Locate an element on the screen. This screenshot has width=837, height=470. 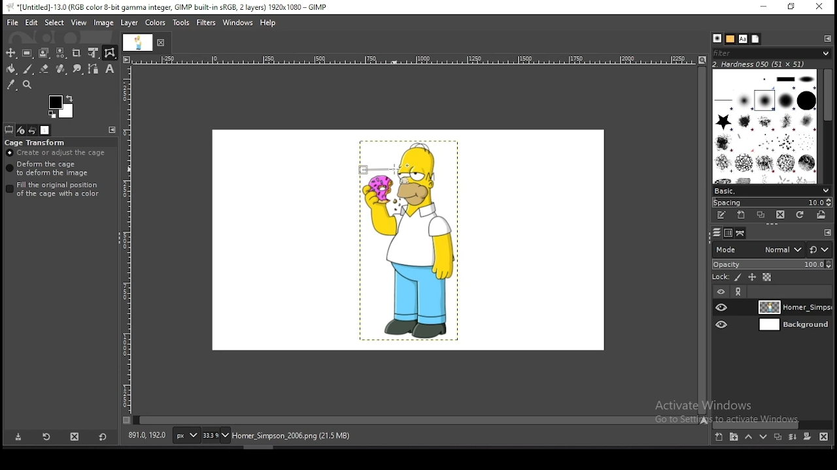
document tab is located at coordinates (139, 43).